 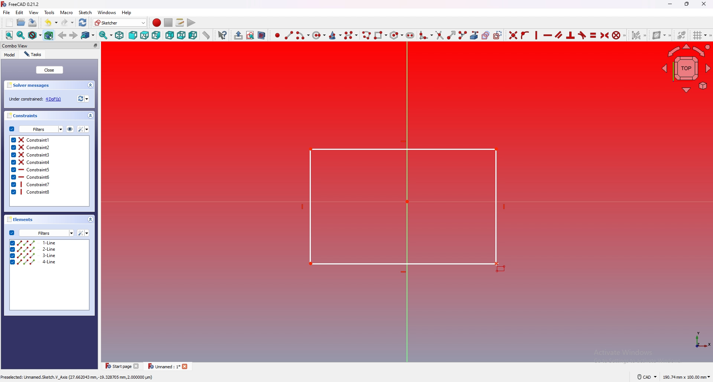 I want to click on constraint 3, so click(x=49, y=155).